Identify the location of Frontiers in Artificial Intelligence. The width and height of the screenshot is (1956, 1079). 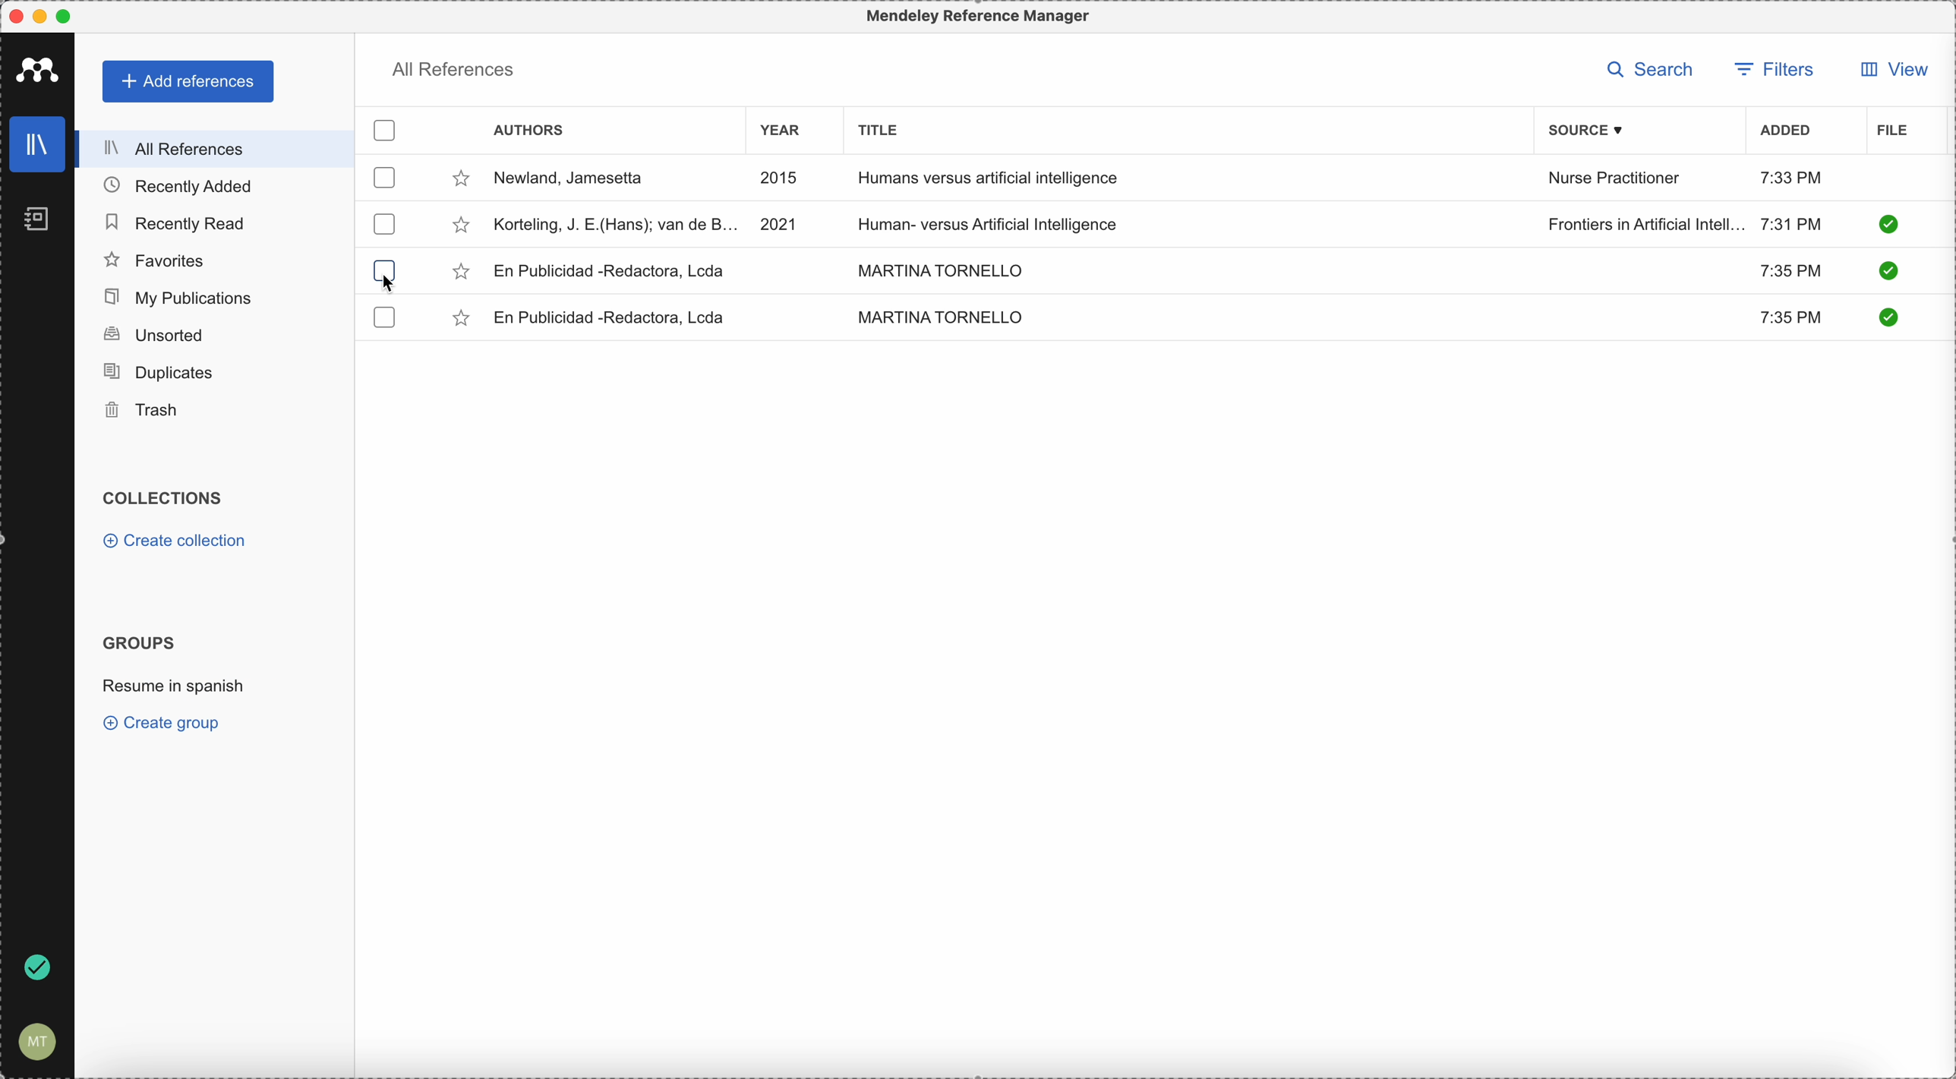
(1645, 224).